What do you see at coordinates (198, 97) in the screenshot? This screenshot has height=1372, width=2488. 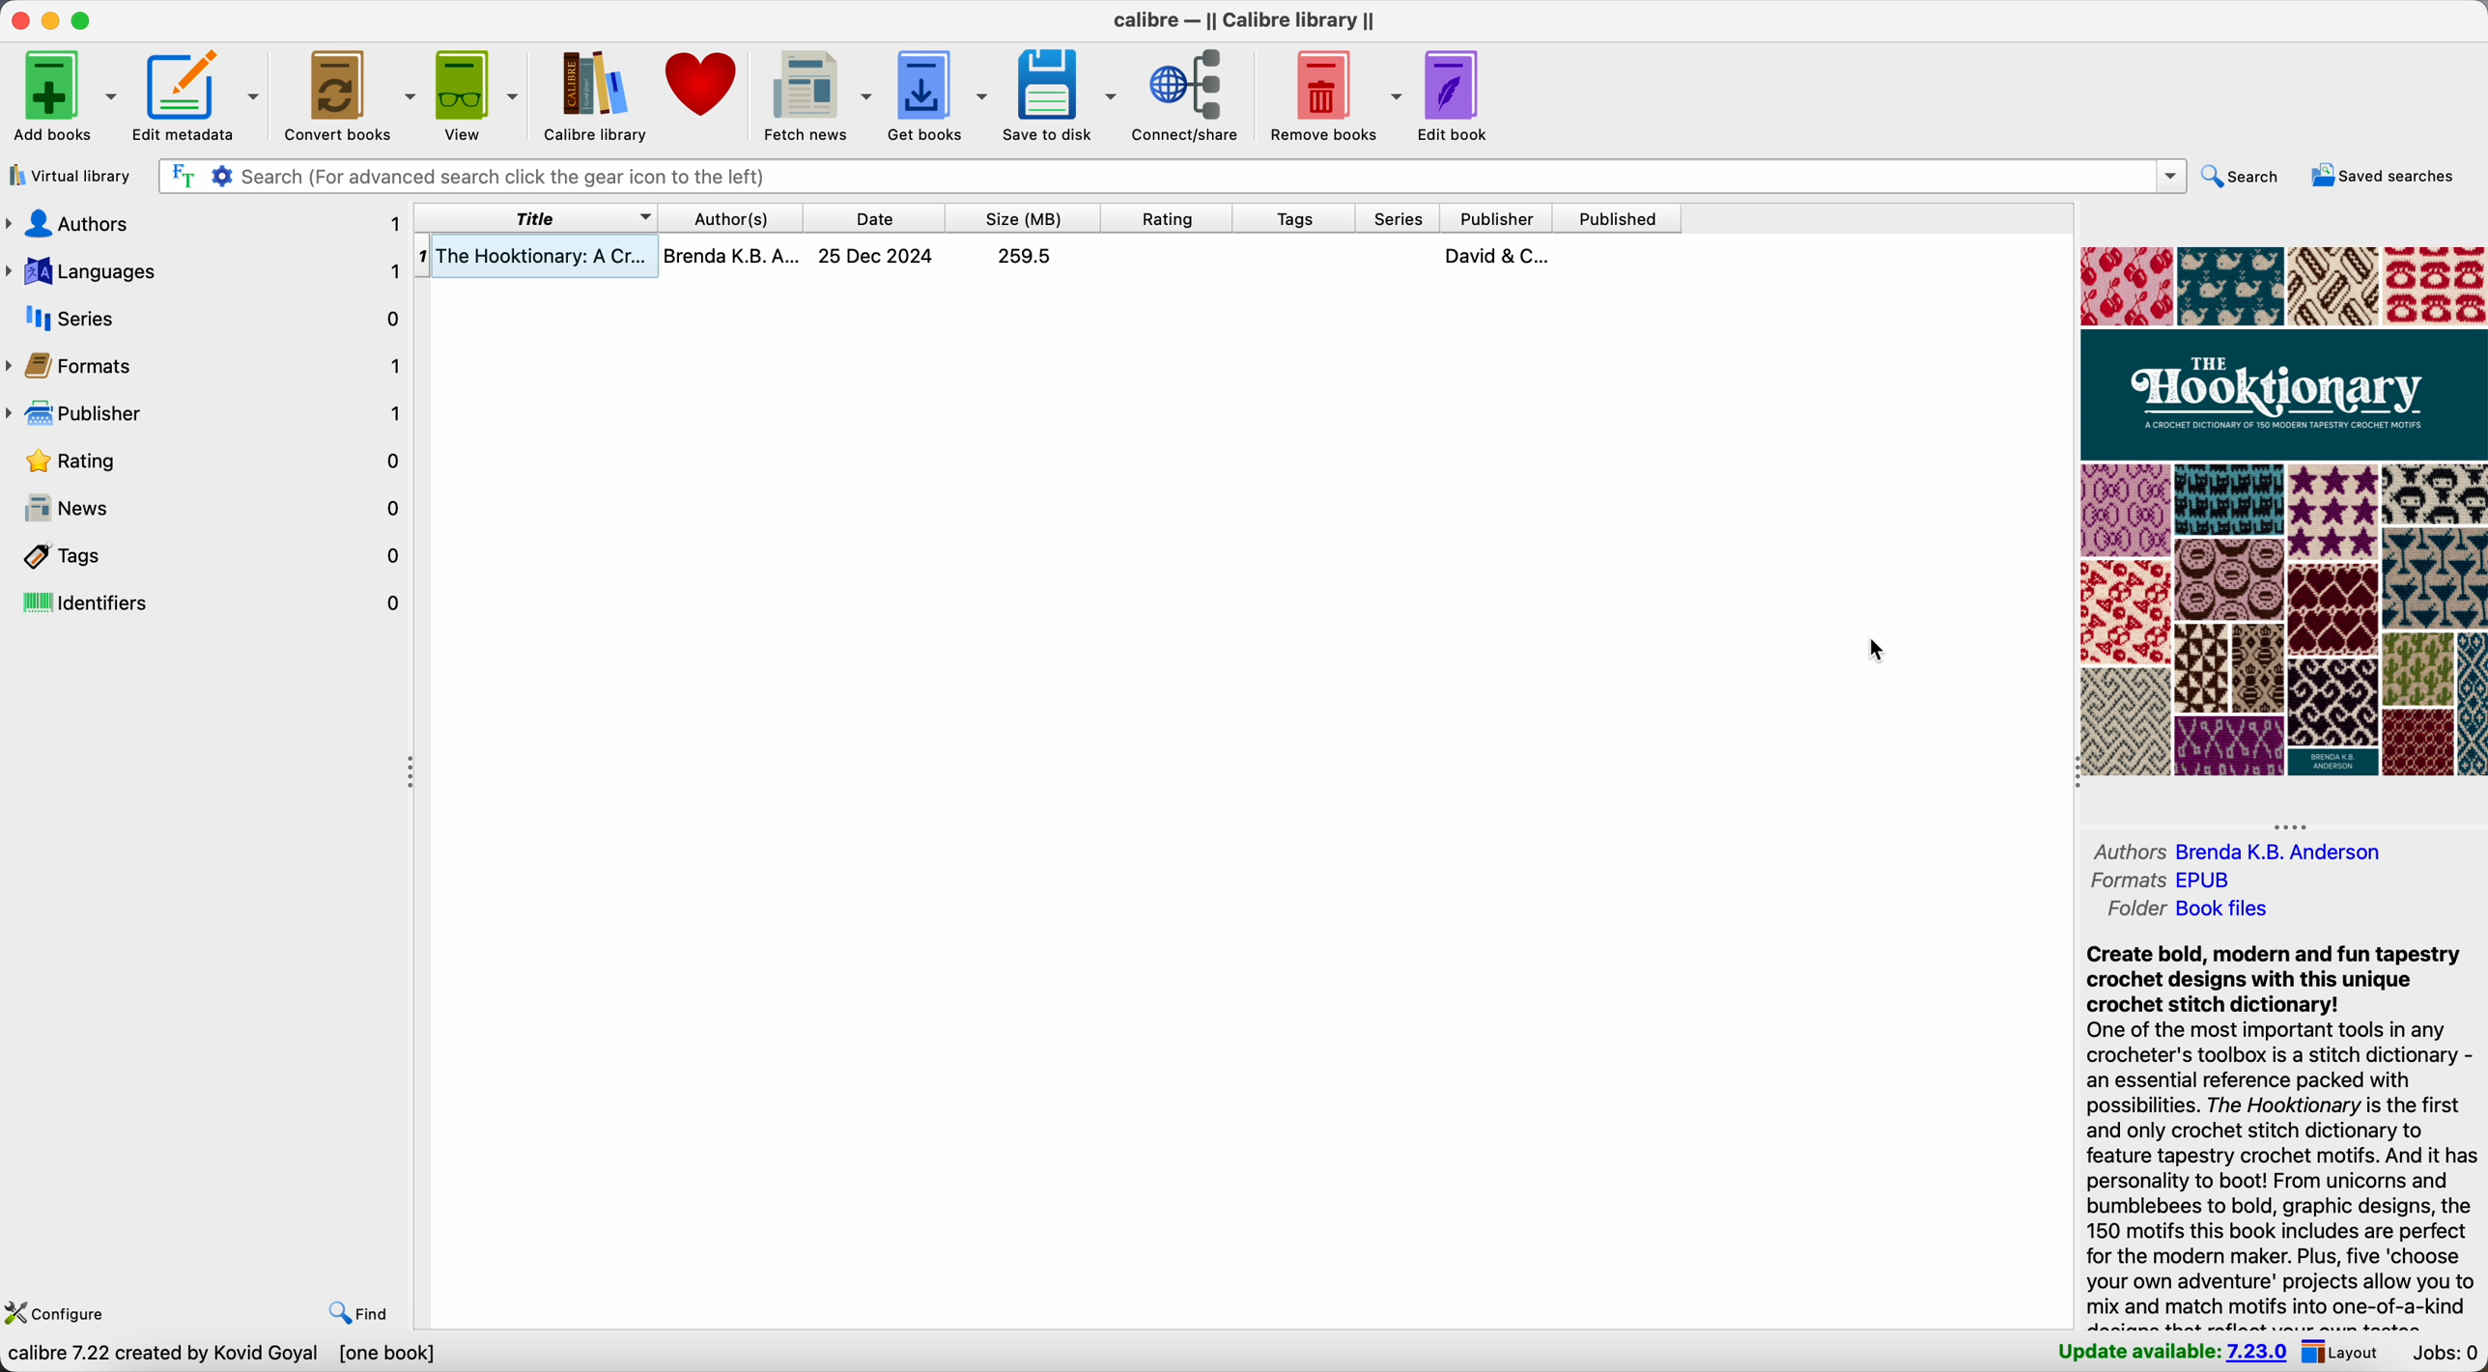 I see `edit metadata` at bounding box center [198, 97].